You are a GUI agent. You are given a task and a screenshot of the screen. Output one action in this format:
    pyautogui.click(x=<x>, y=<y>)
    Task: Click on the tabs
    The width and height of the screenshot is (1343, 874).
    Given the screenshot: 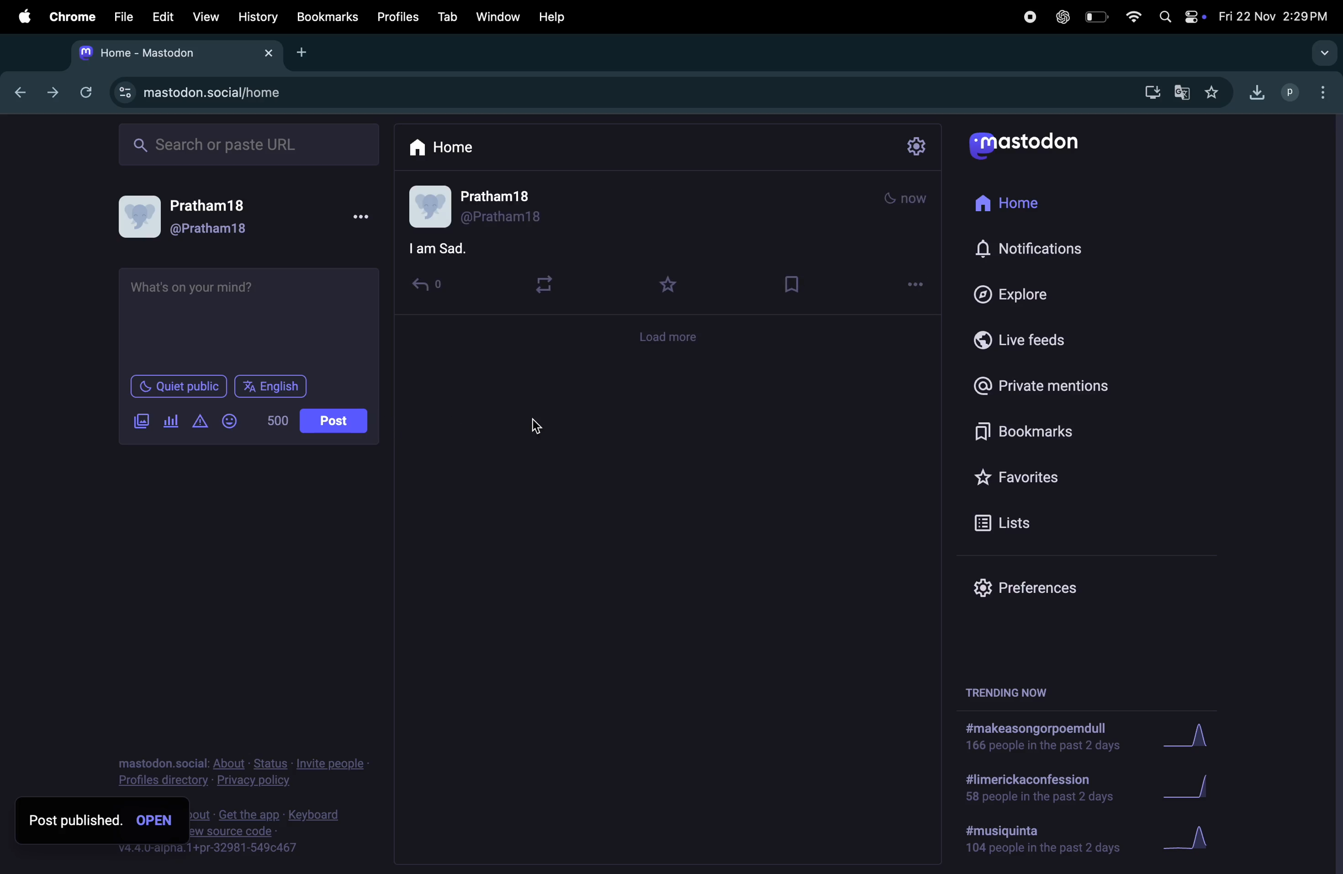 What is the action you would take?
    pyautogui.click(x=161, y=52)
    